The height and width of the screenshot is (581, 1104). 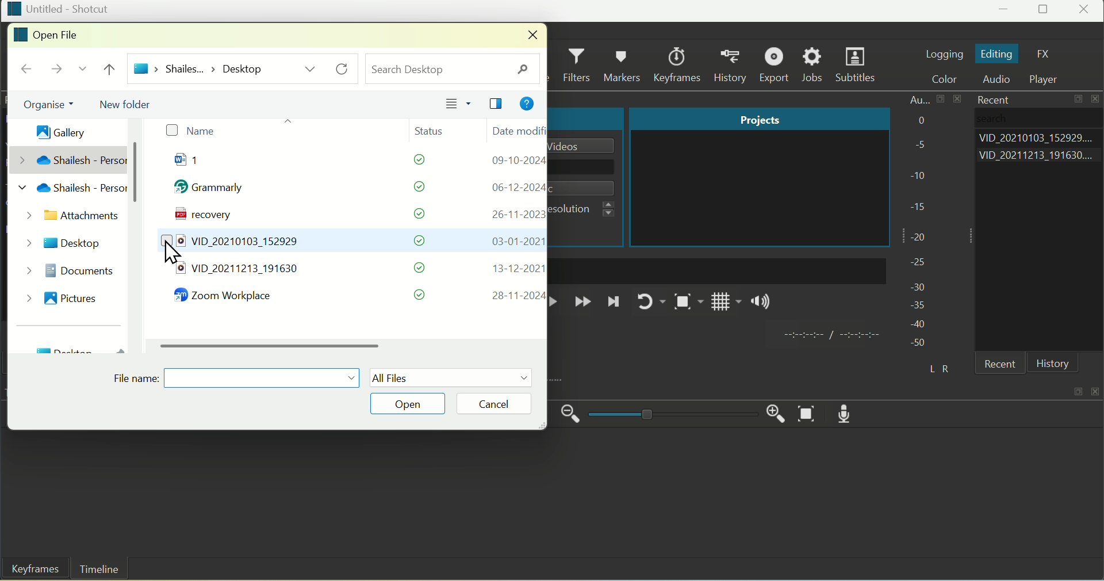 I want to click on Play, so click(x=557, y=301).